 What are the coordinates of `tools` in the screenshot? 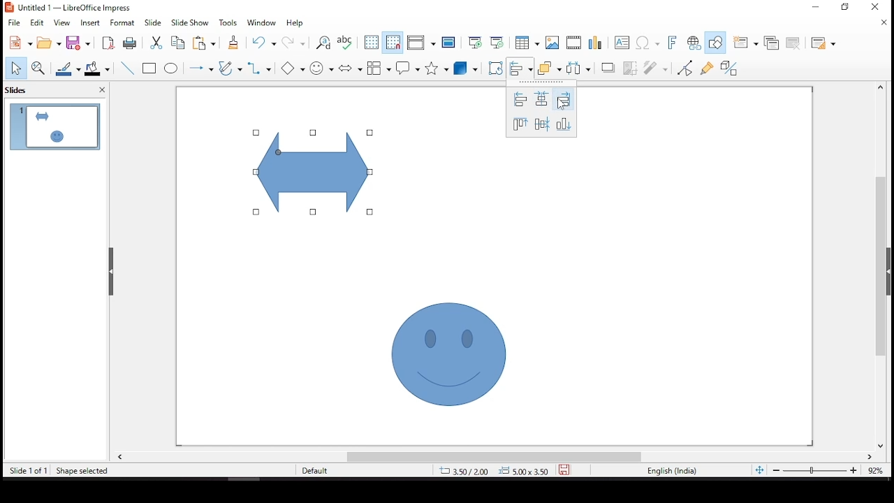 It's located at (228, 23).